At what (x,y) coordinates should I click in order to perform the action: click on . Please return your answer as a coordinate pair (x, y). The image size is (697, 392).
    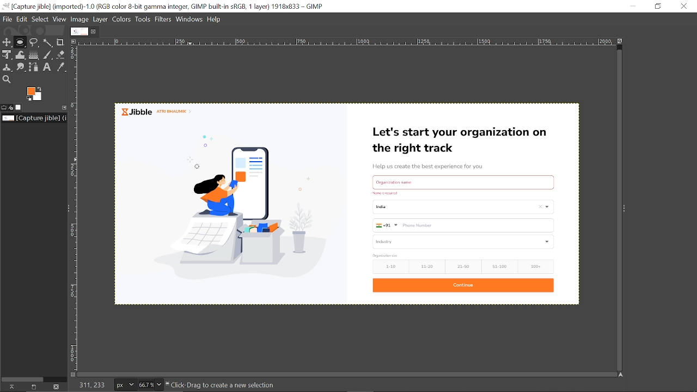
    Looking at the image, I should click on (61, 19).